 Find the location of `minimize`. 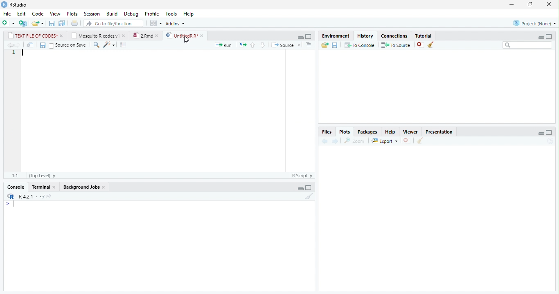

minimize is located at coordinates (541, 134).